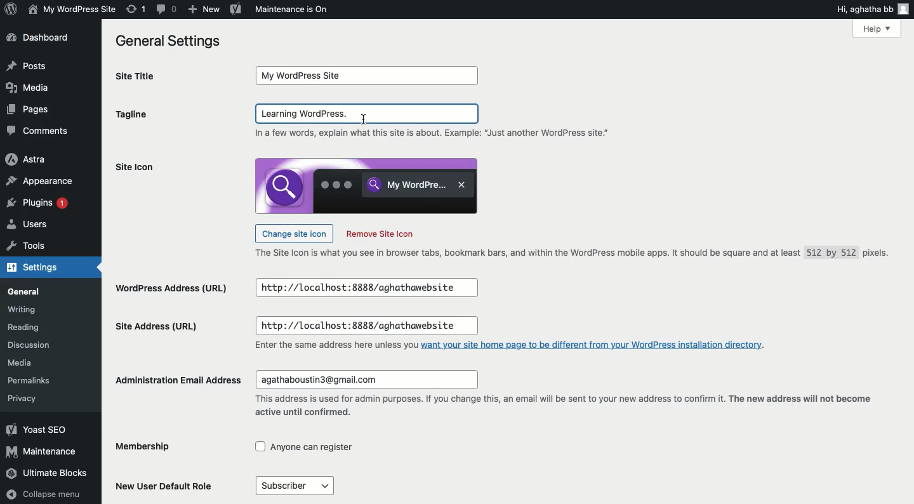  What do you see at coordinates (40, 204) in the screenshot?
I see `Plugins` at bounding box center [40, 204].